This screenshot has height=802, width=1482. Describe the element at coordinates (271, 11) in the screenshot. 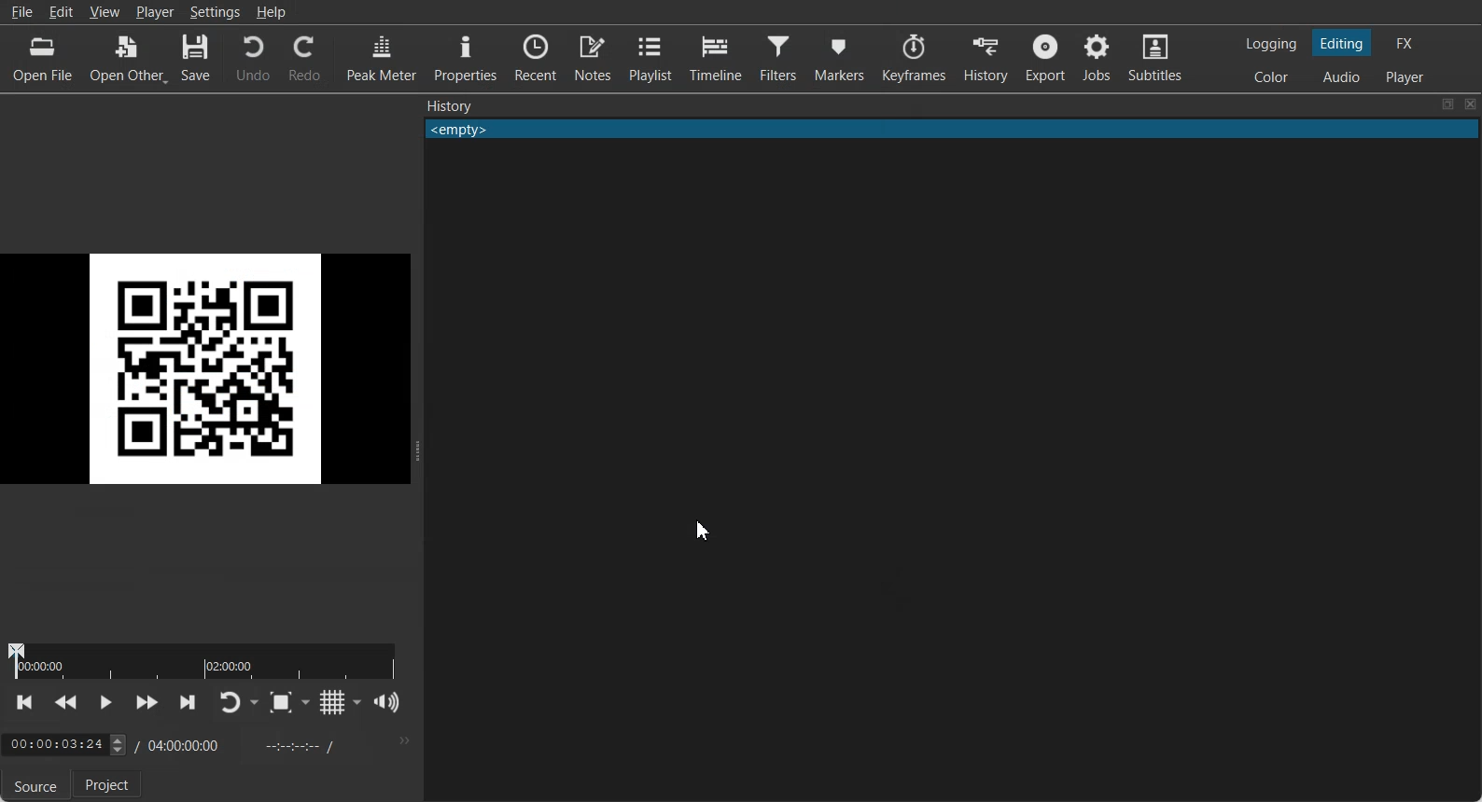

I see `Help` at that location.